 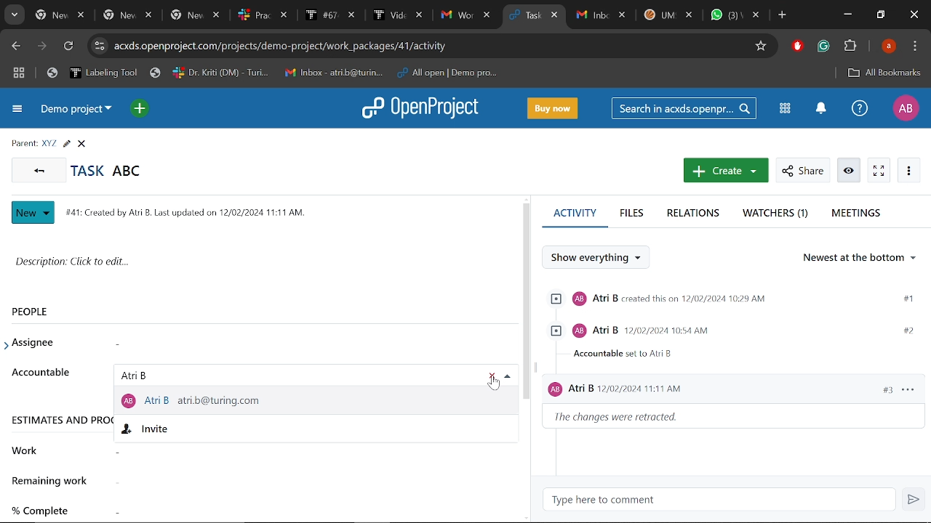 I want to click on % complete, so click(x=47, y=511).